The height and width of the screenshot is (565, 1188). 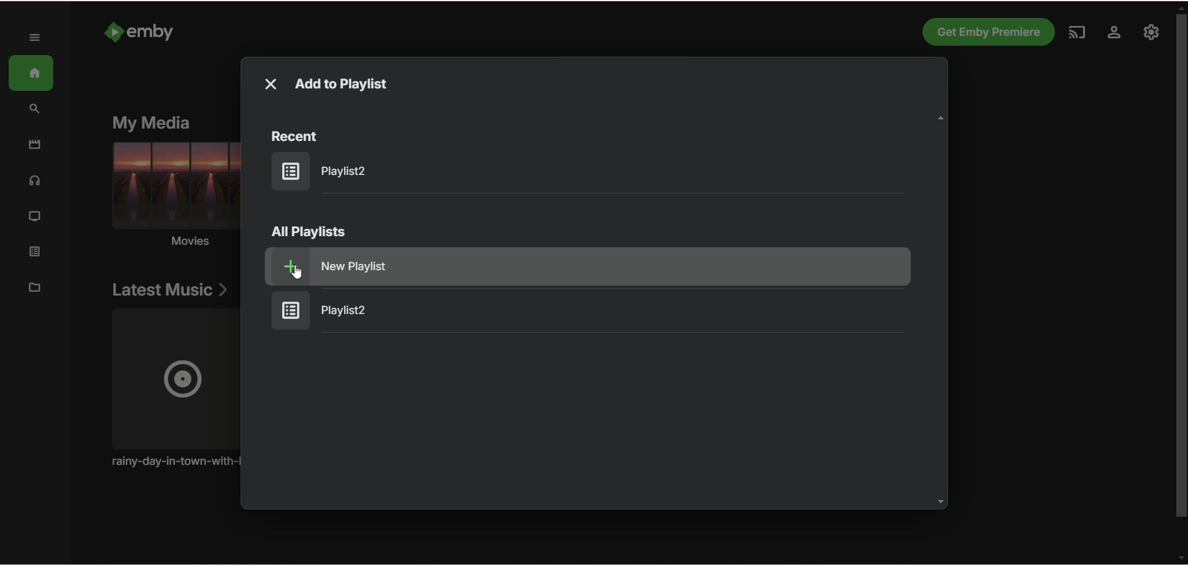 I want to click on Cursor, so click(x=297, y=271).